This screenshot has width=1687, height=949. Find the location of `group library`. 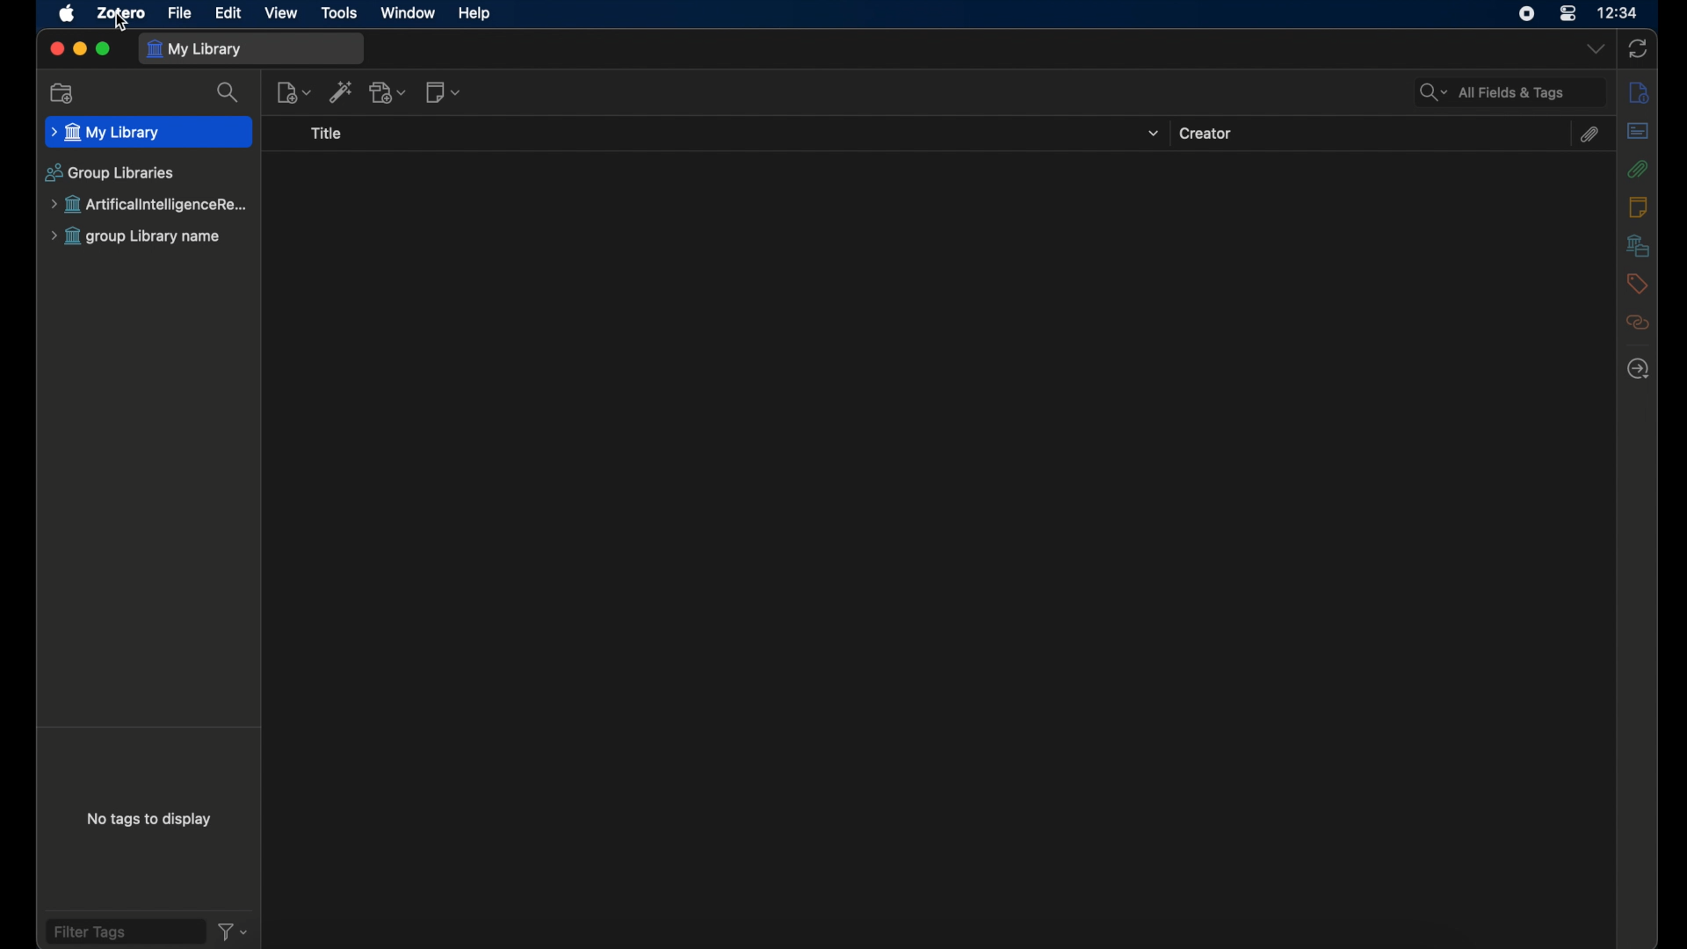

group library is located at coordinates (137, 237).